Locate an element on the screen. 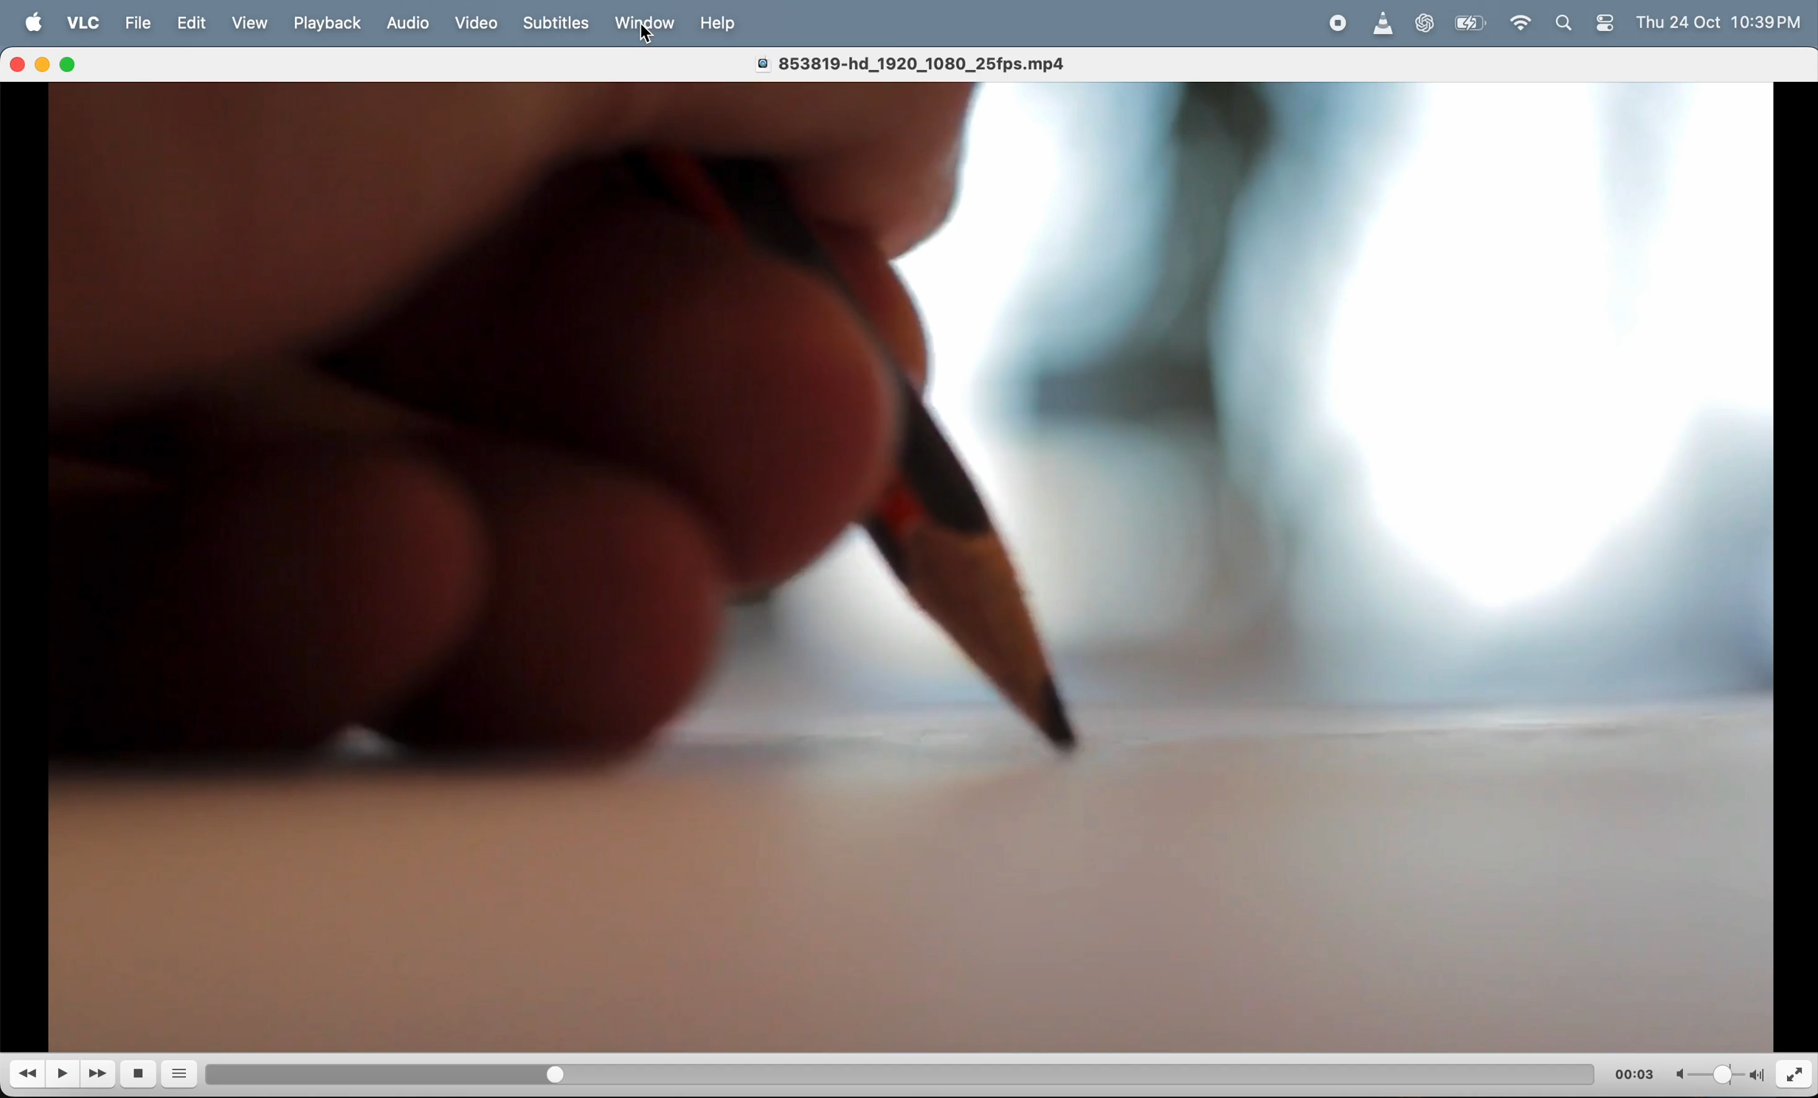 Image resolution: width=1818 pixels, height=1098 pixels. minimize is located at coordinates (45, 66).